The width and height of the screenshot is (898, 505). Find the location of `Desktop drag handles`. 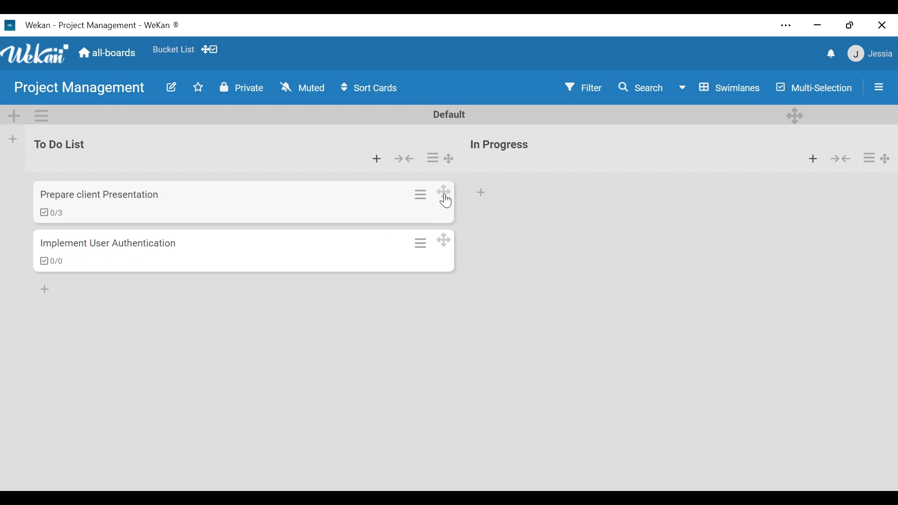

Desktop drag handles is located at coordinates (444, 192).